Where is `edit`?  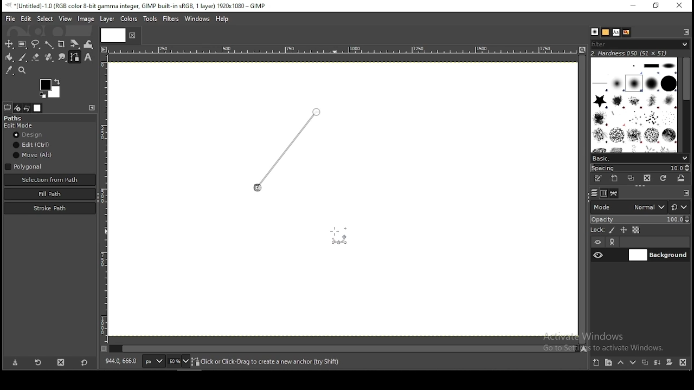 edit is located at coordinates (33, 145).